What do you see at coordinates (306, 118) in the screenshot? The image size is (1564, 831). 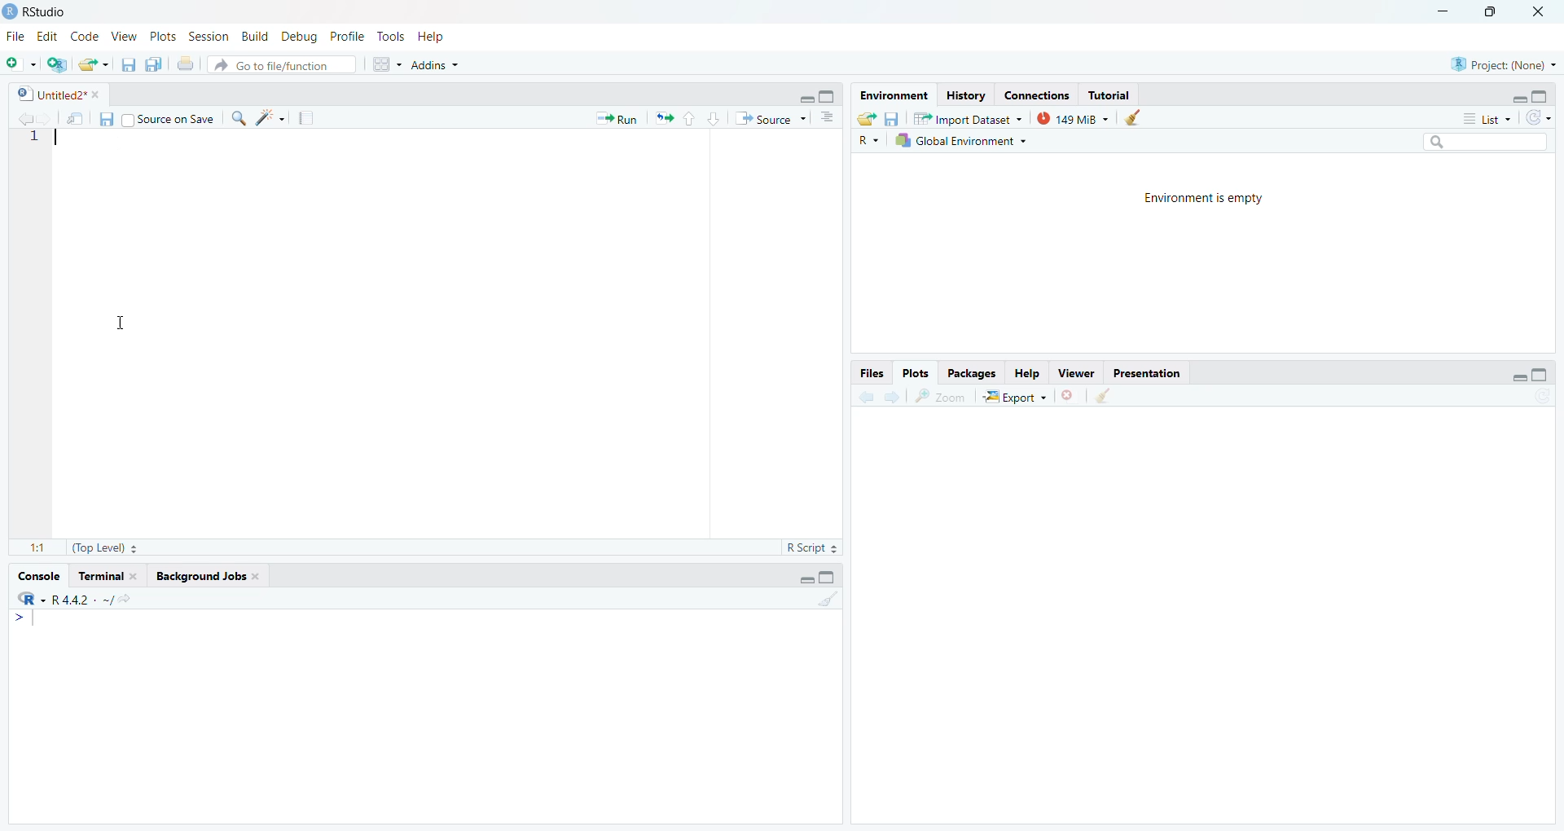 I see `Compile Report (Ctrl + Shift + K)` at bounding box center [306, 118].